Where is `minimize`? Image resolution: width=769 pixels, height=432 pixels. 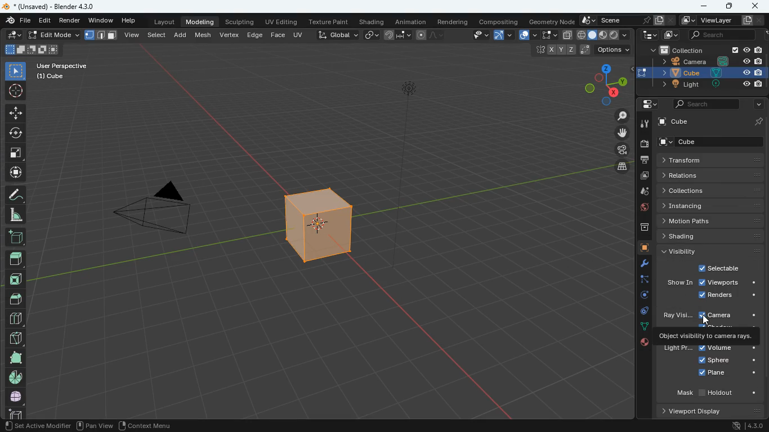 minimize is located at coordinates (706, 6).